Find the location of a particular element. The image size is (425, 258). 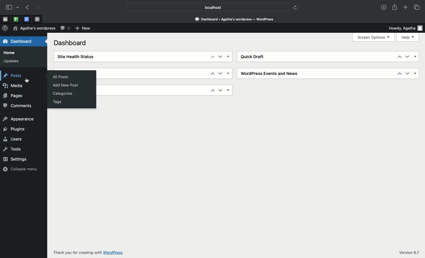

Media is located at coordinates (13, 85).